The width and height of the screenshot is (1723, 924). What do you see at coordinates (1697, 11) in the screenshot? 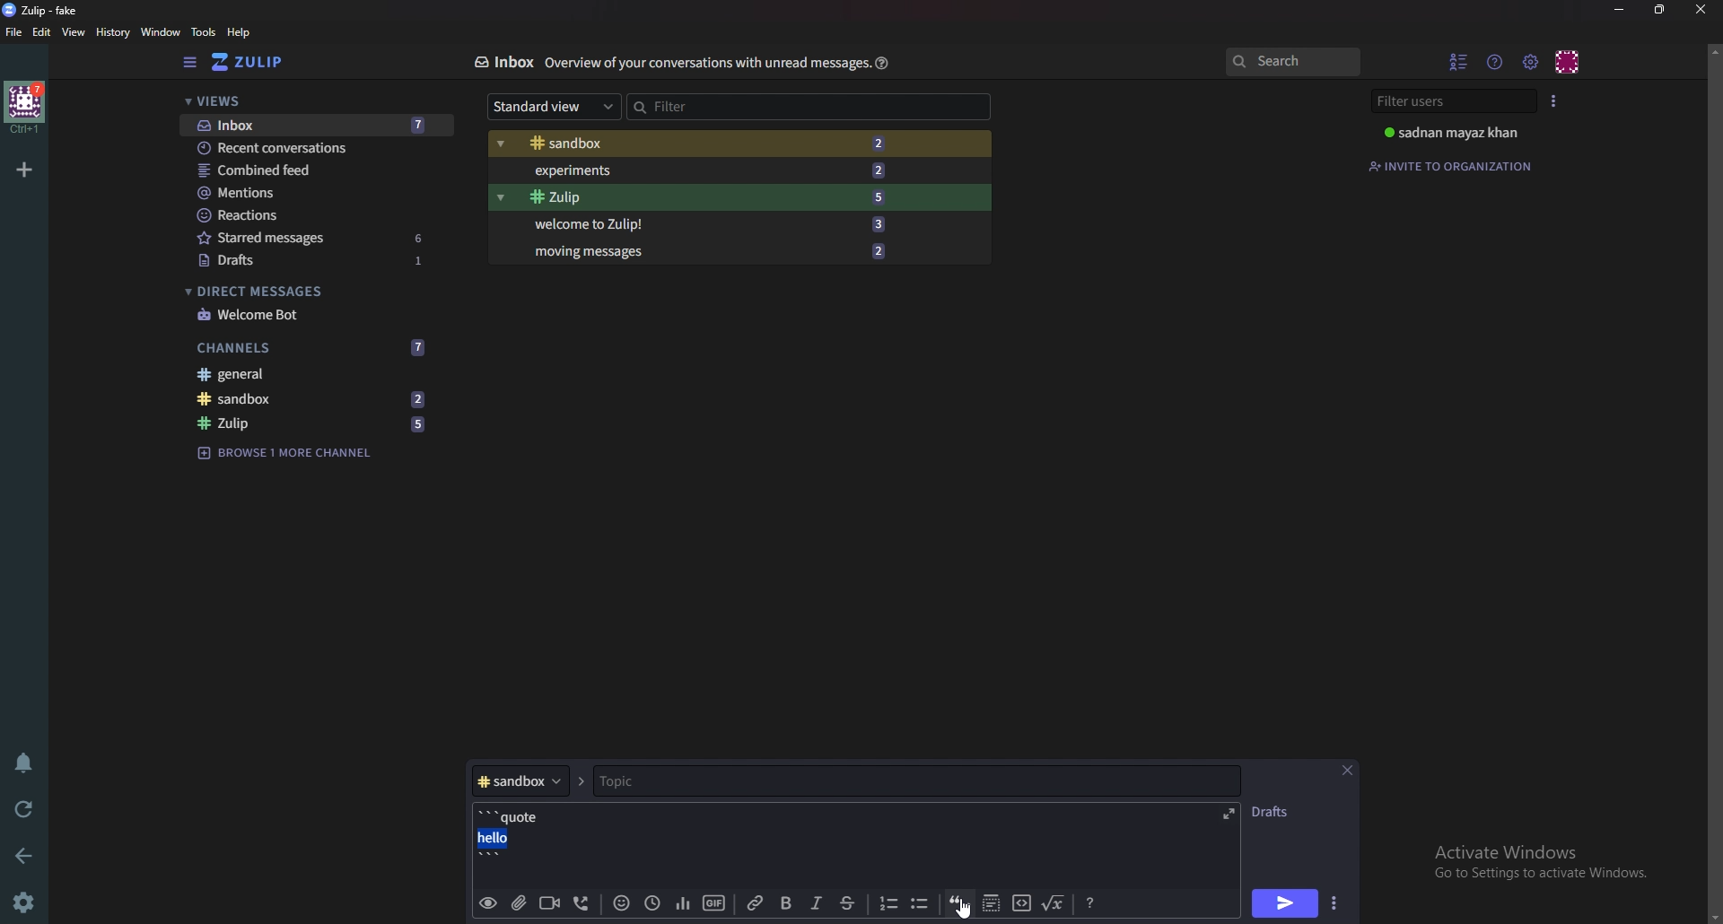
I see `Close` at bounding box center [1697, 11].